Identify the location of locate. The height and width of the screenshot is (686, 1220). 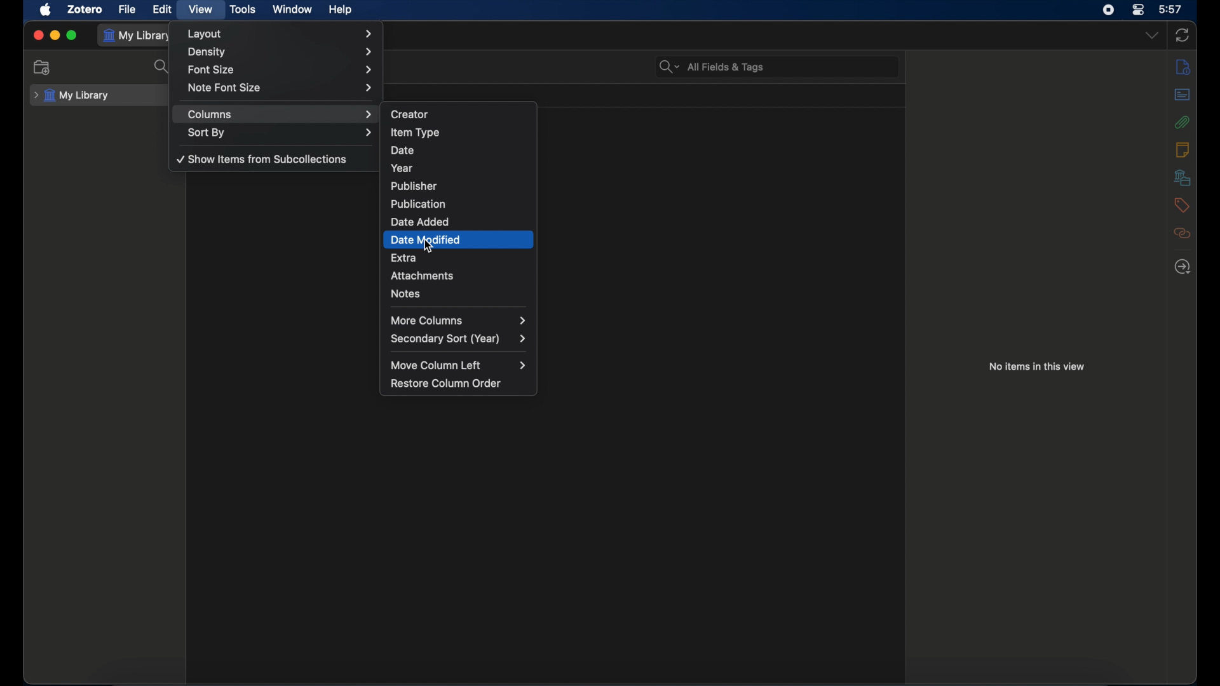
(1183, 266).